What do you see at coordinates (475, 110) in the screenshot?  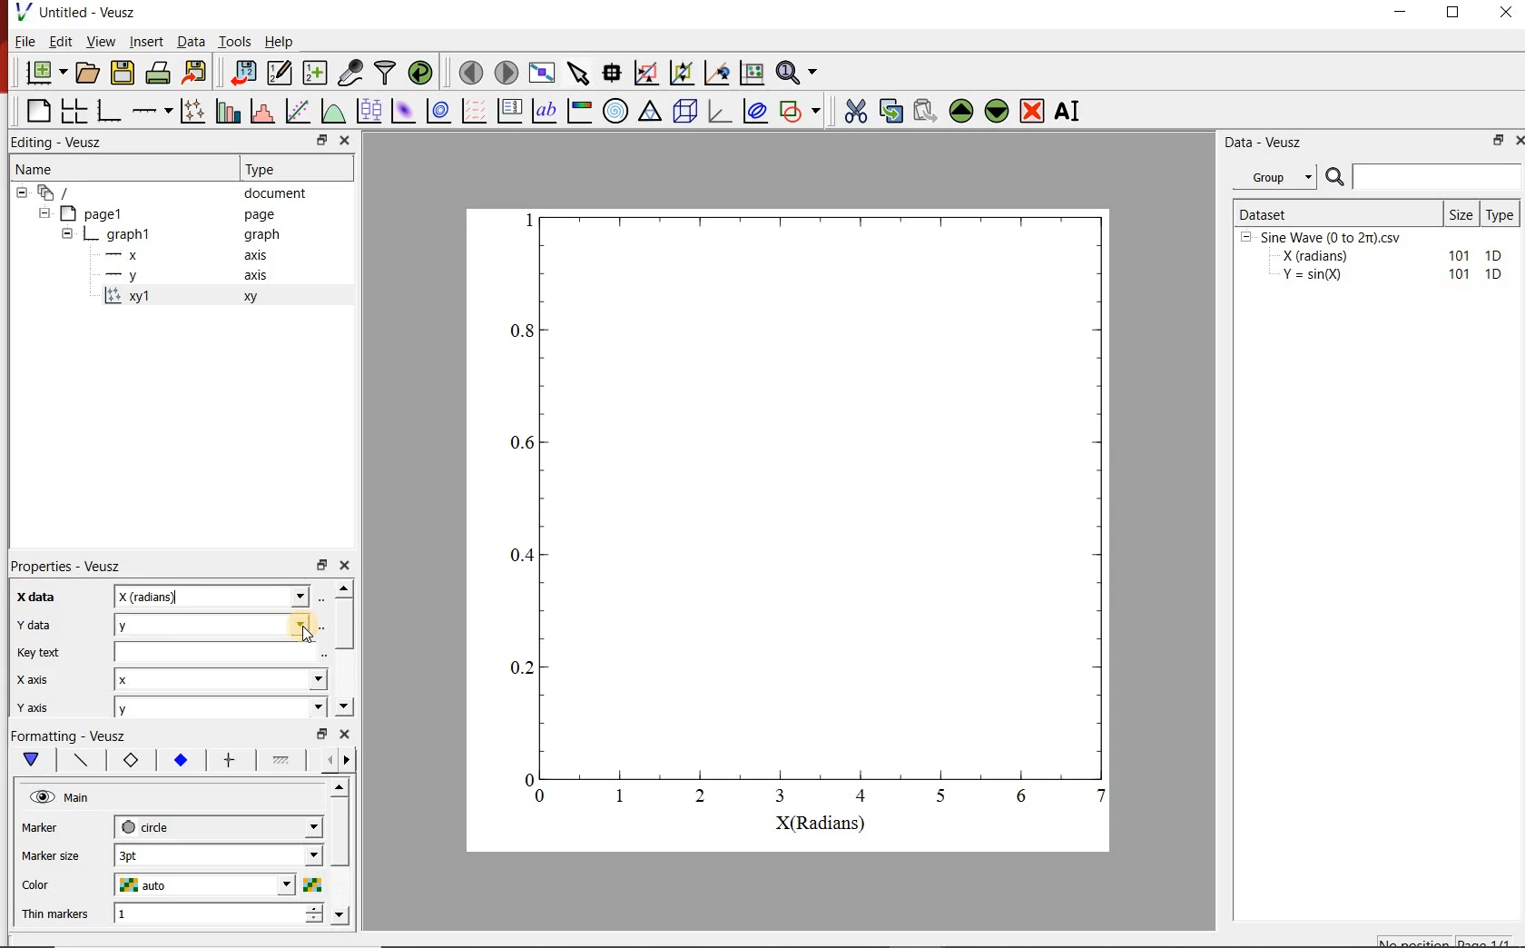 I see `plot a vector field` at bounding box center [475, 110].